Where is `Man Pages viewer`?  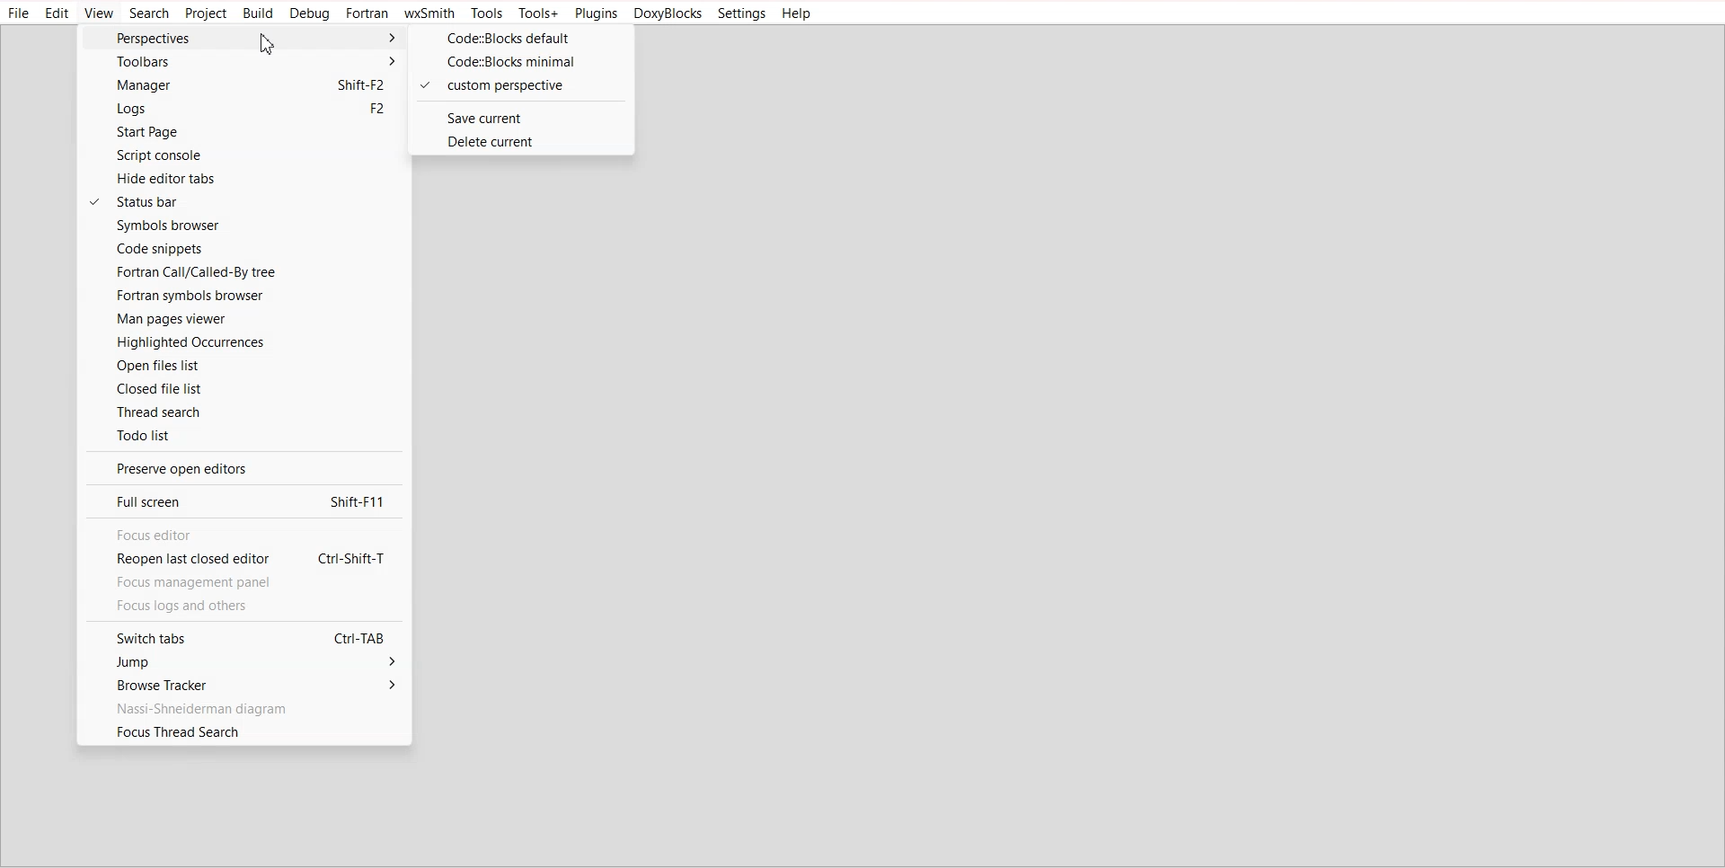 Man Pages viewer is located at coordinates (243, 319).